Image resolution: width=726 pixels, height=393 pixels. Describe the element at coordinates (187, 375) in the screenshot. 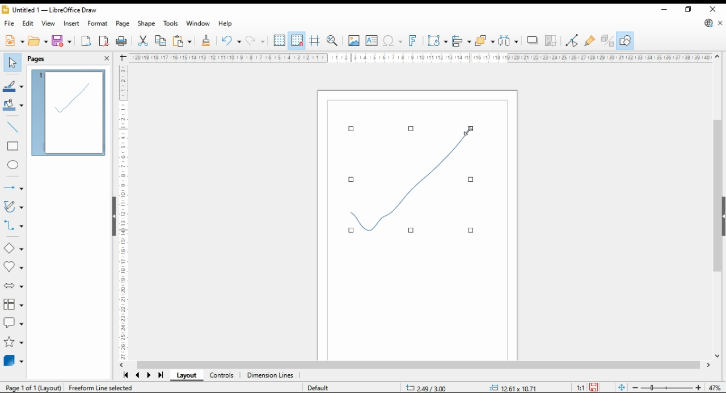

I see `layout` at that location.